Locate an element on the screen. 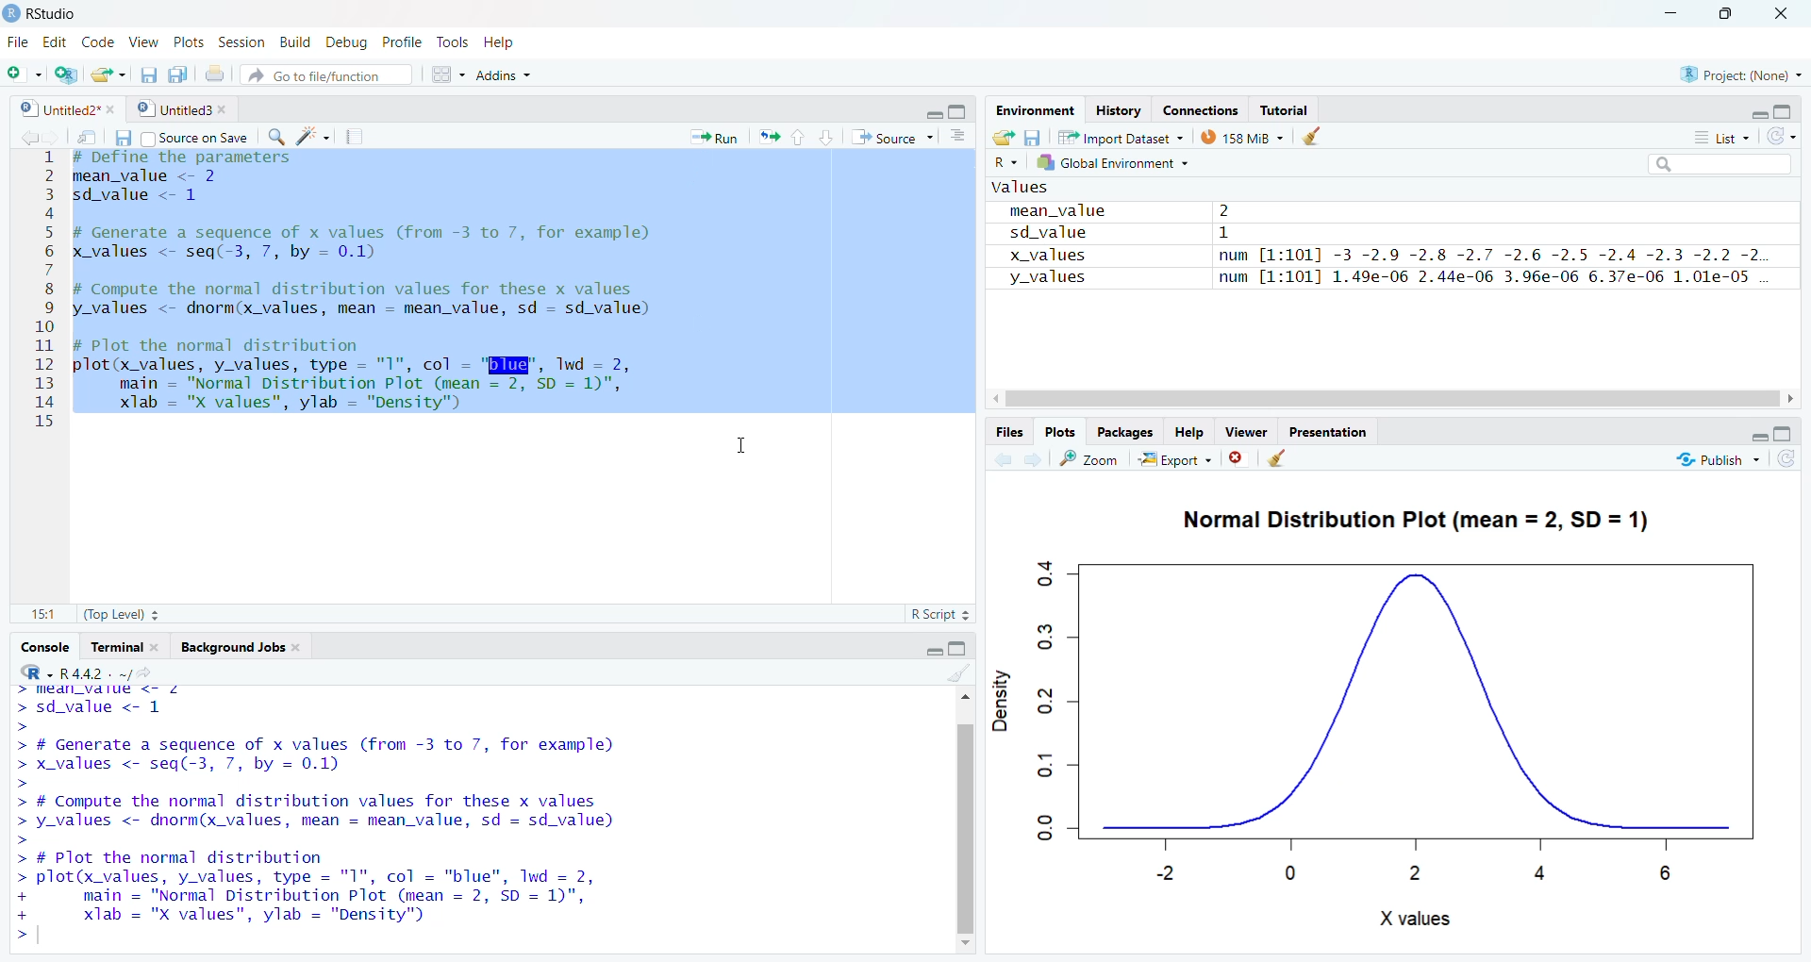  search is located at coordinates (1716, 165).